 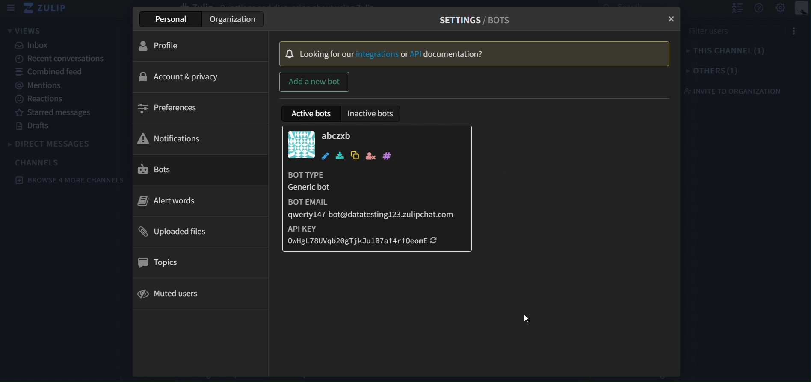 What do you see at coordinates (25, 30) in the screenshot?
I see `view` at bounding box center [25, 30].